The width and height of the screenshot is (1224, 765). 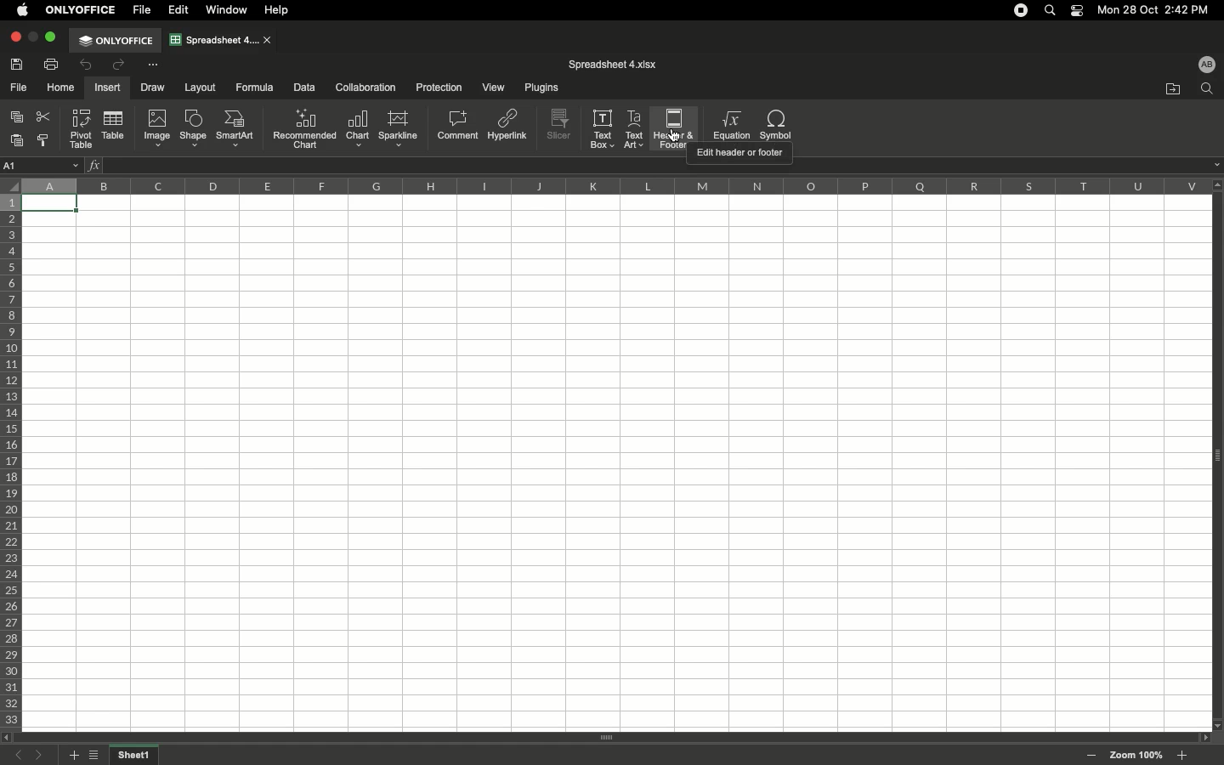 What do you see at coordinates (88, 66) in the screenshot?
I see `Undo` at bounding box center [88, 66].